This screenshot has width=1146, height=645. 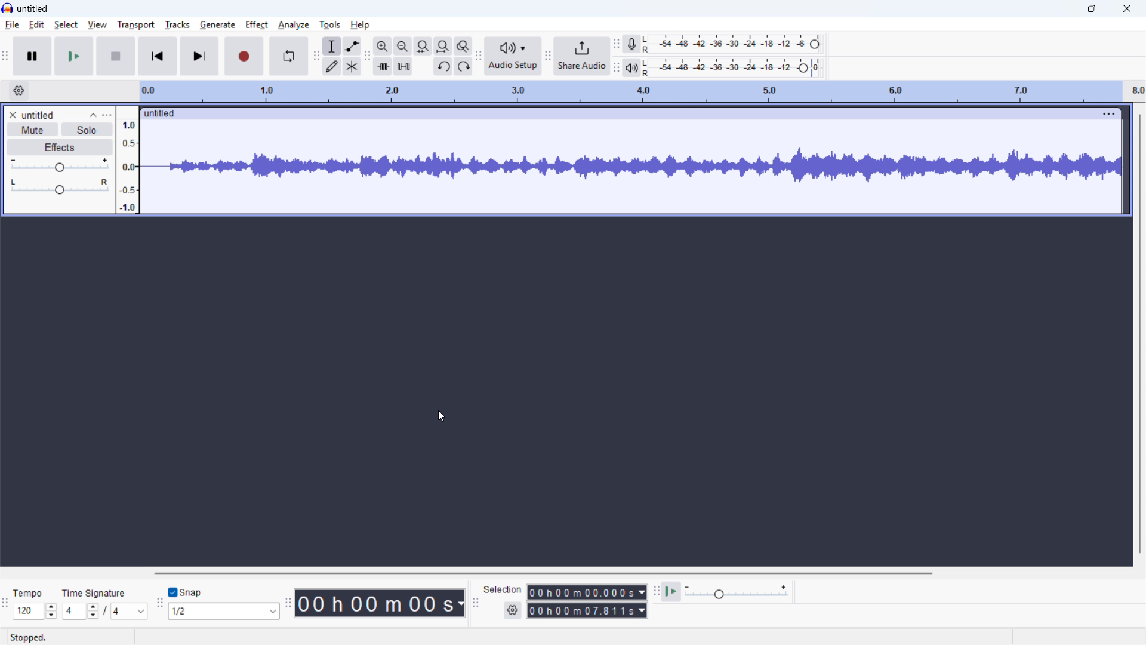 What do you see at coordinates (367, 57) in the screenshot?
I see `Edit toolbar ` at bounding box center [367, 57].